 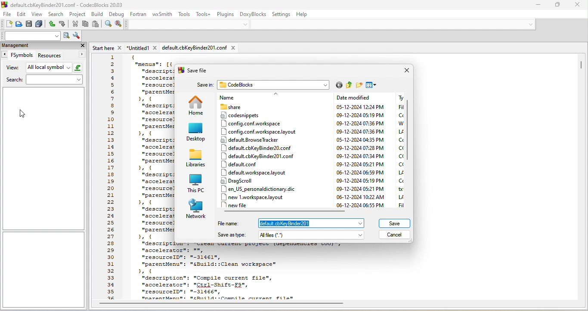 What do you see at coordinates (558, 6) in the screenshot?
I see `minimize/restore` at bounding box center [558, 6].